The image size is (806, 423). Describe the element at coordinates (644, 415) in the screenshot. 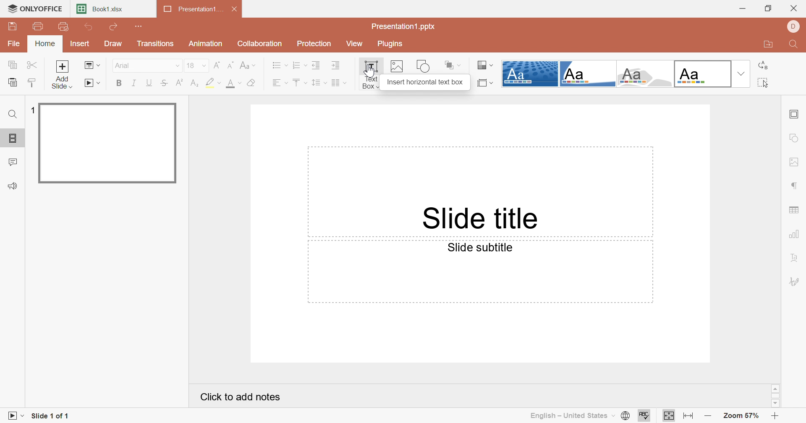

I see `Spell checking` at that location.